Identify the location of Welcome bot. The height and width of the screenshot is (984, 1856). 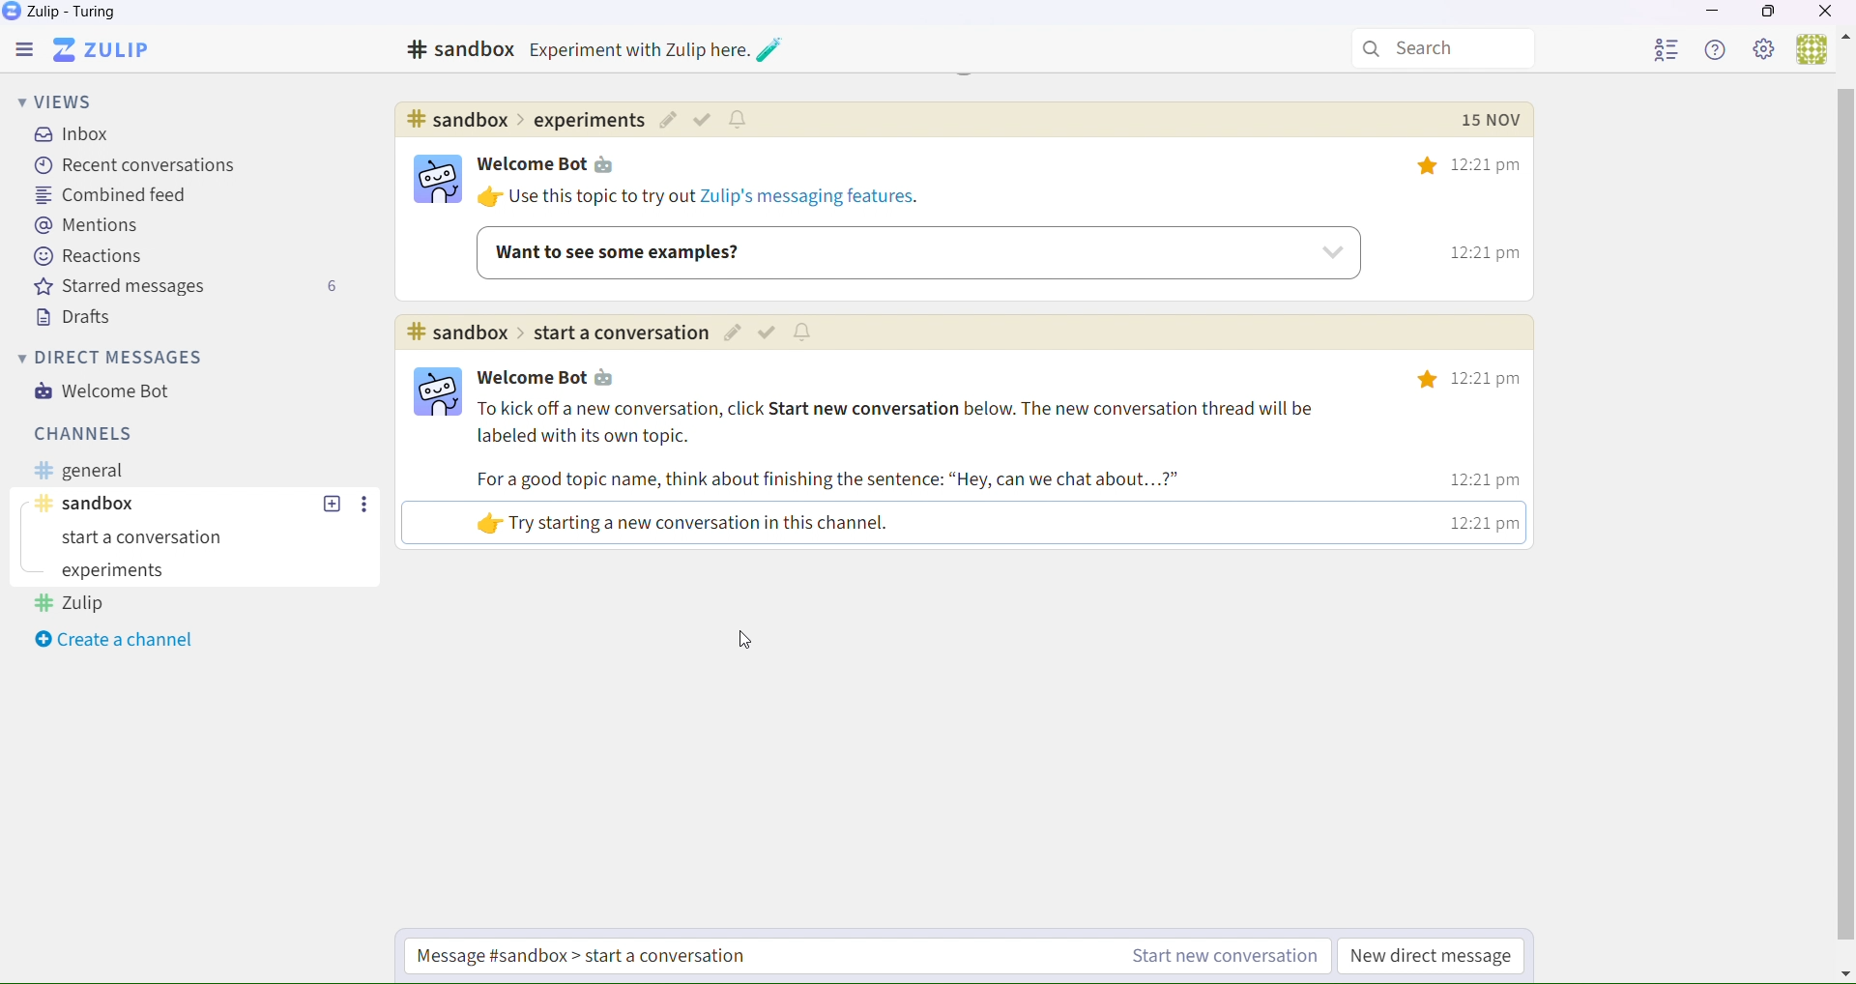
(555, 166).